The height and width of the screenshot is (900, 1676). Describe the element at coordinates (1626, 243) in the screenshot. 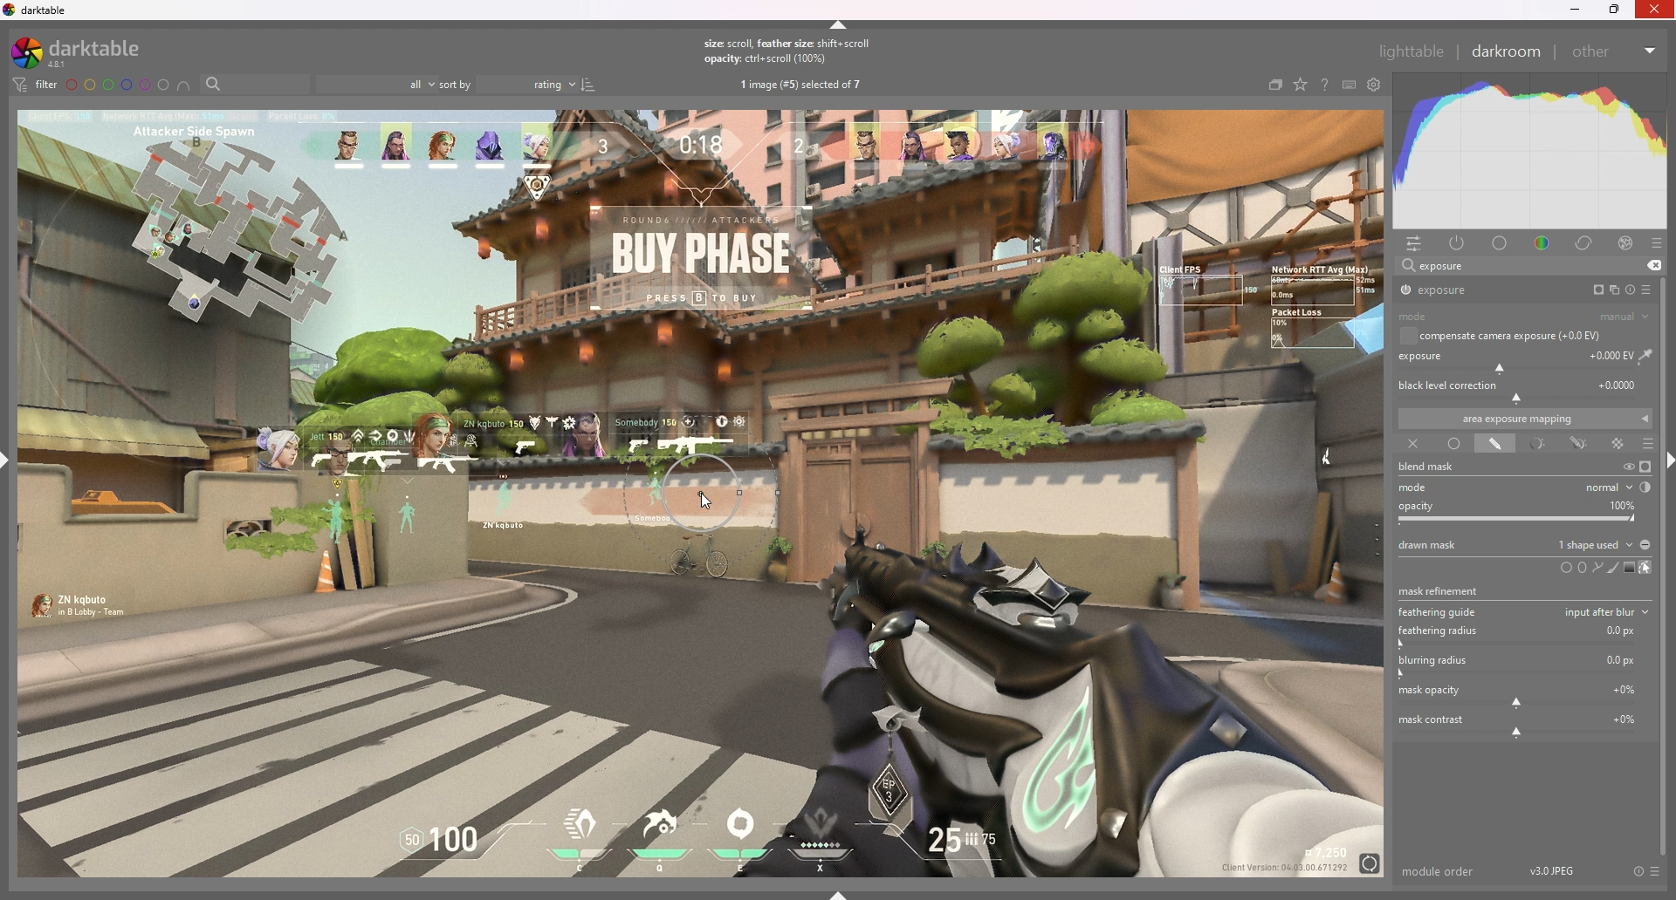

I see `effect` at that location.